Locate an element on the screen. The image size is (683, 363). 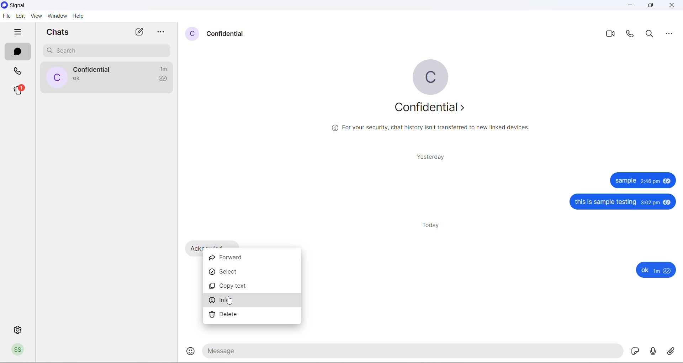
message text area is located at coordinates (412, 352).